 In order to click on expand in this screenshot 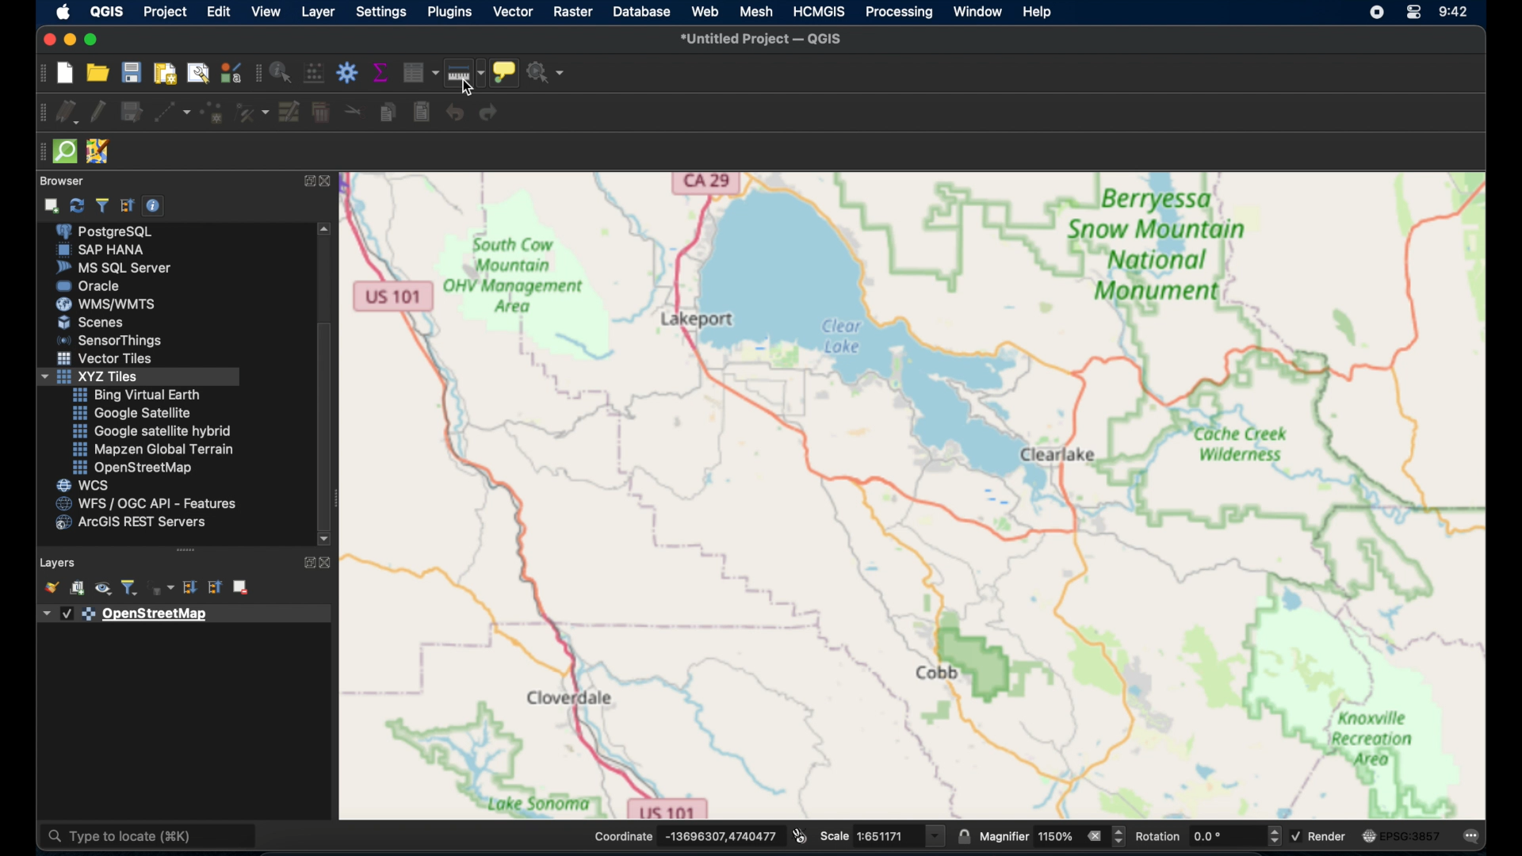, I will do `click(306, 182)`.